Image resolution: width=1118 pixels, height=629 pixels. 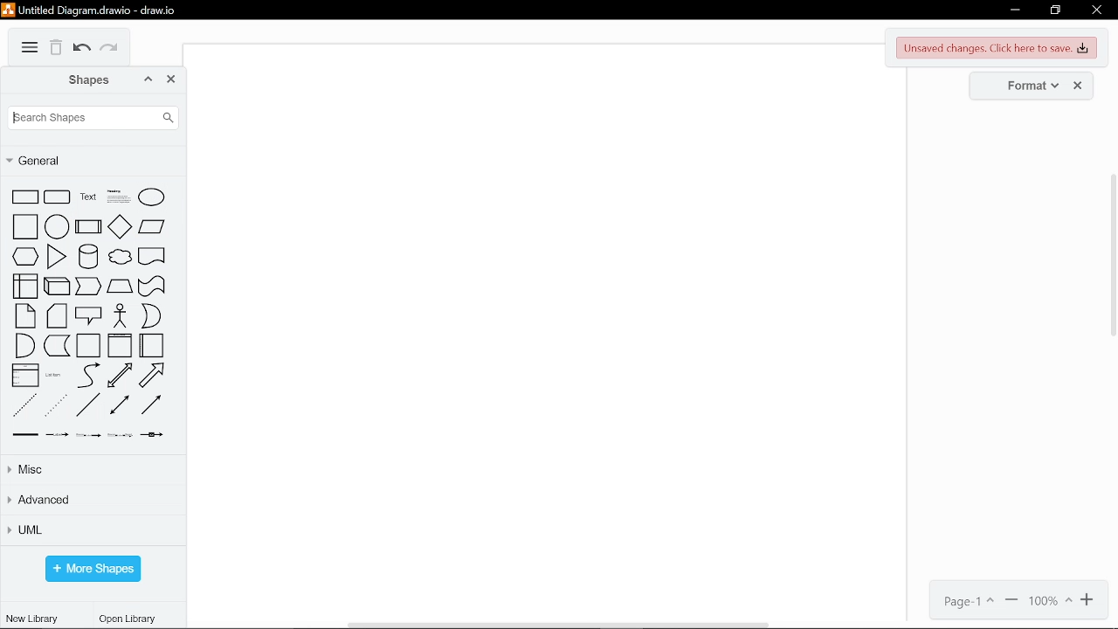 What do you see at coordinates (1055, 11) in the screenshot?
I see `restore down` at bounding box center [1055, 11].